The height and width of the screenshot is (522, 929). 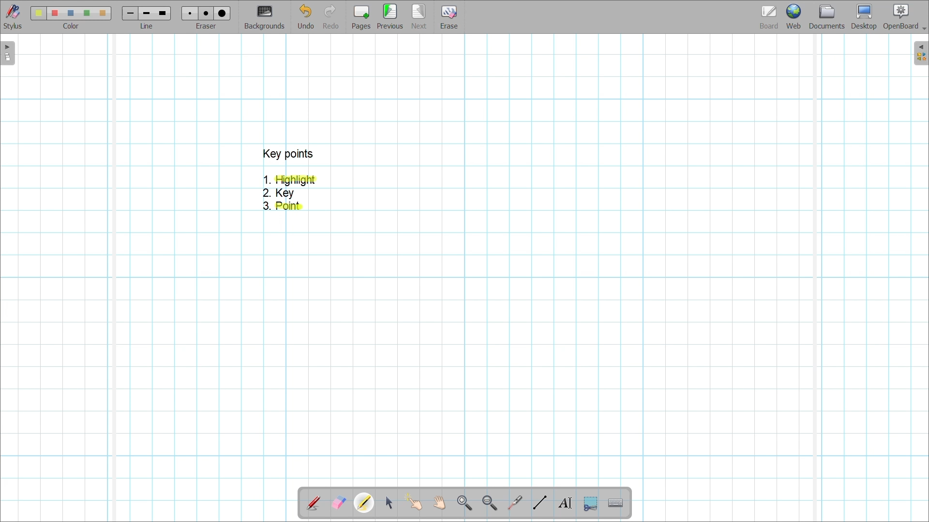 I want to click on Line 1, so click(x=129, y=13).